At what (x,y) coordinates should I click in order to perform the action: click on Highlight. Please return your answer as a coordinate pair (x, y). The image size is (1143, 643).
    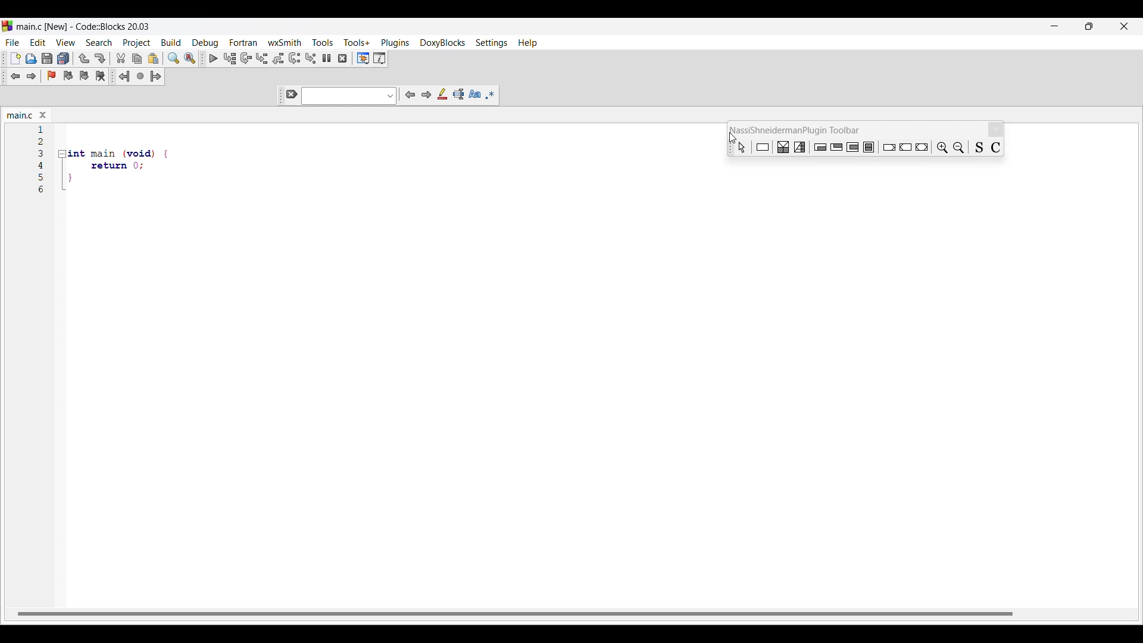
    Looking at the image, I should click on (442, 94).